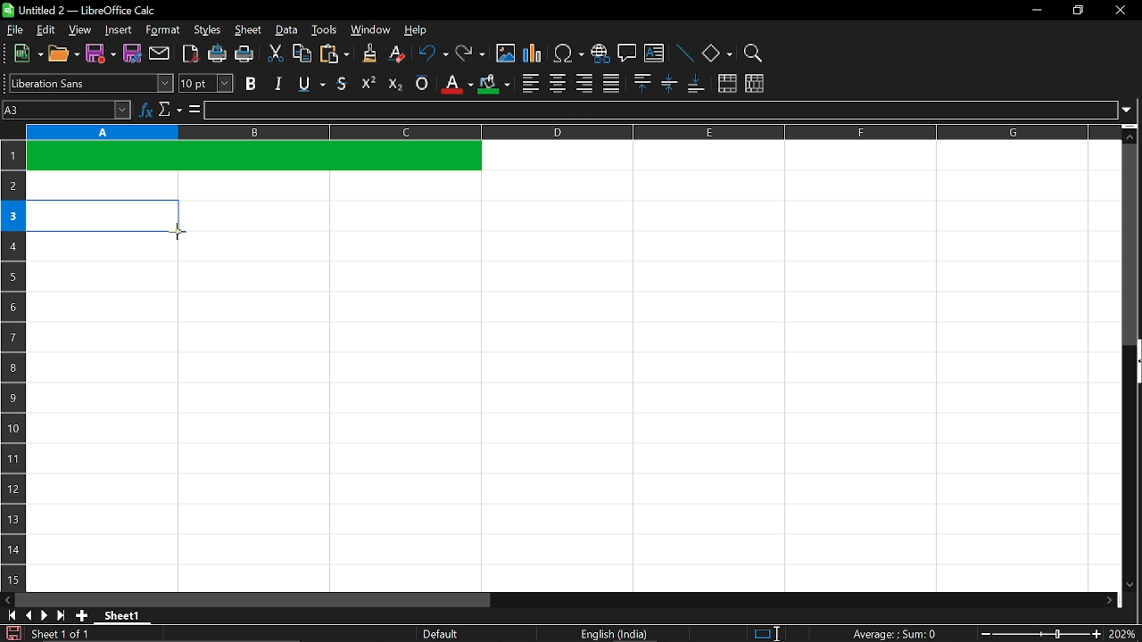 This screenshot has height=642, width=1142. I want to click on insert symbol, so click(569, 53).